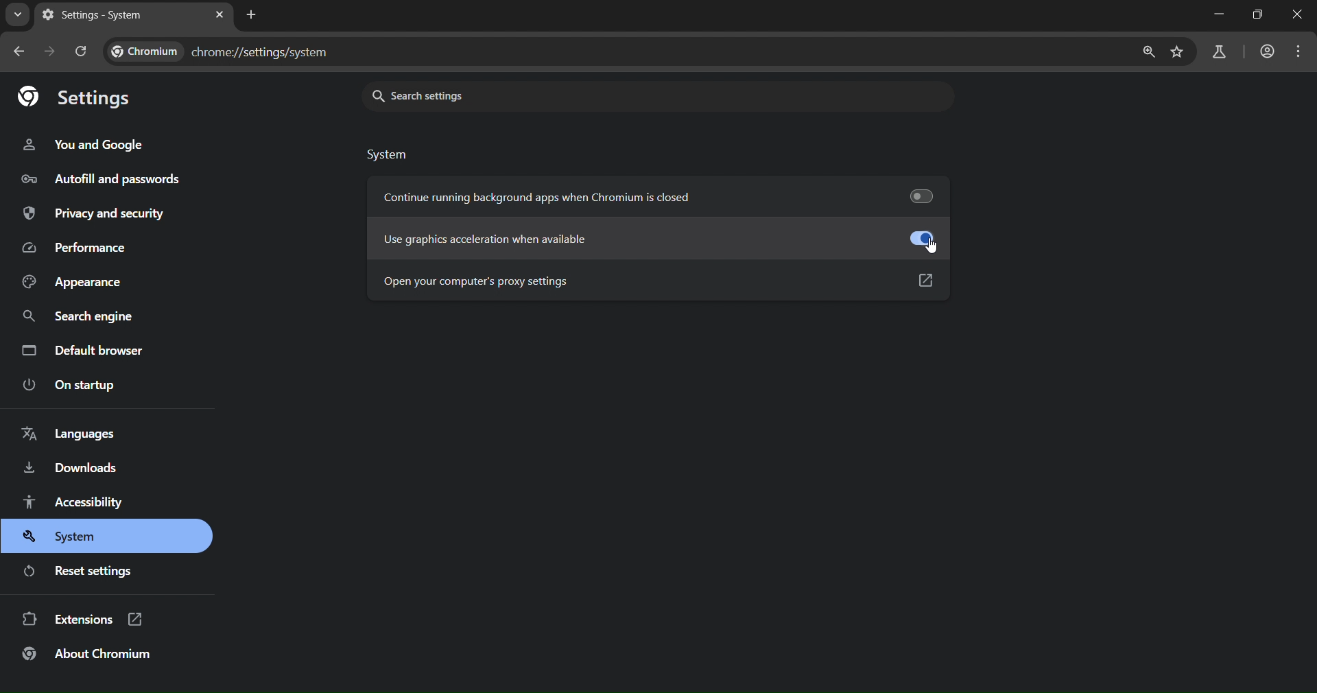 Image resolution: width=1317 pixels, height=693 pixels. What do you see at coordinates (99, 209) in the screenshot?
I see `privacy and security` at bounding box center [99, 209].